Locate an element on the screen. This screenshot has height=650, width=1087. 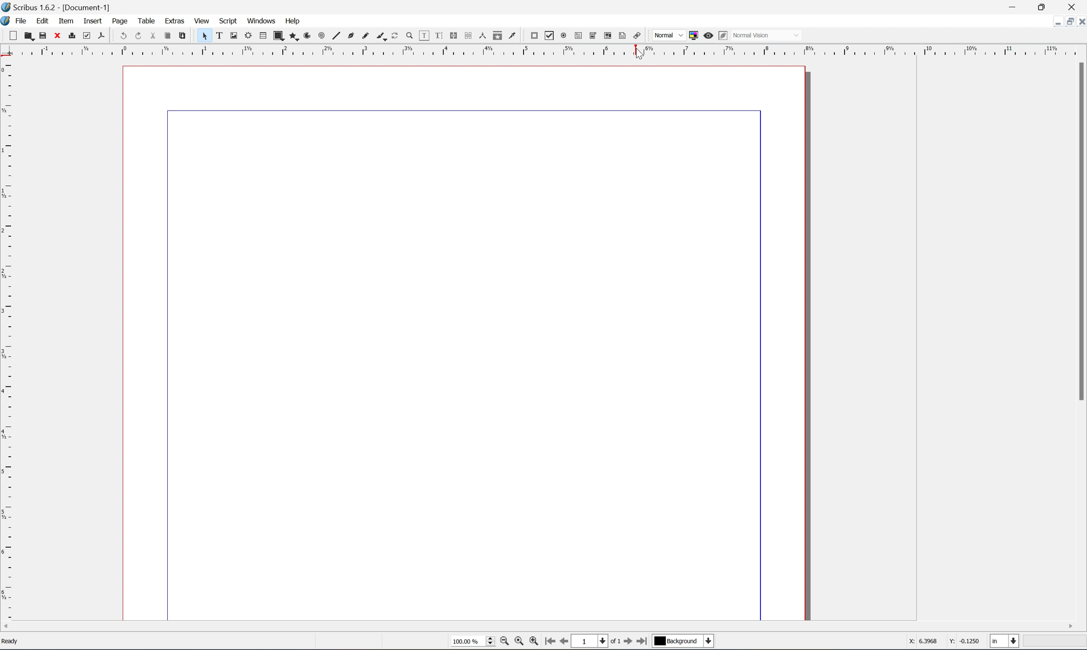
zoom in or zoom out is located at coordinates (410, 36).